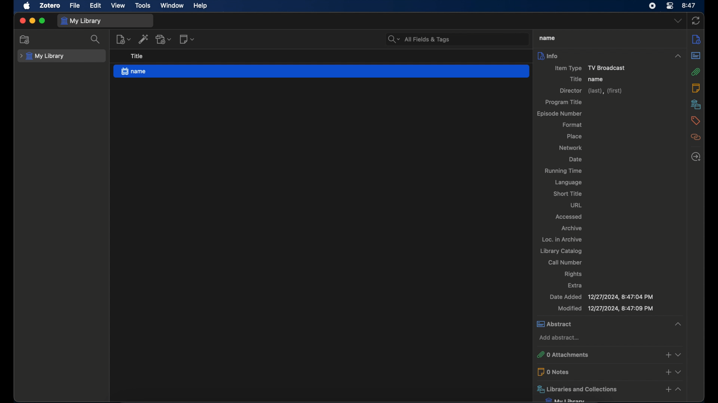 This screenshot has height=403, width=718. What do you see at coordinates (677, 322) in the screenshot?
I see `collapse` at bounding box center [677, 322].